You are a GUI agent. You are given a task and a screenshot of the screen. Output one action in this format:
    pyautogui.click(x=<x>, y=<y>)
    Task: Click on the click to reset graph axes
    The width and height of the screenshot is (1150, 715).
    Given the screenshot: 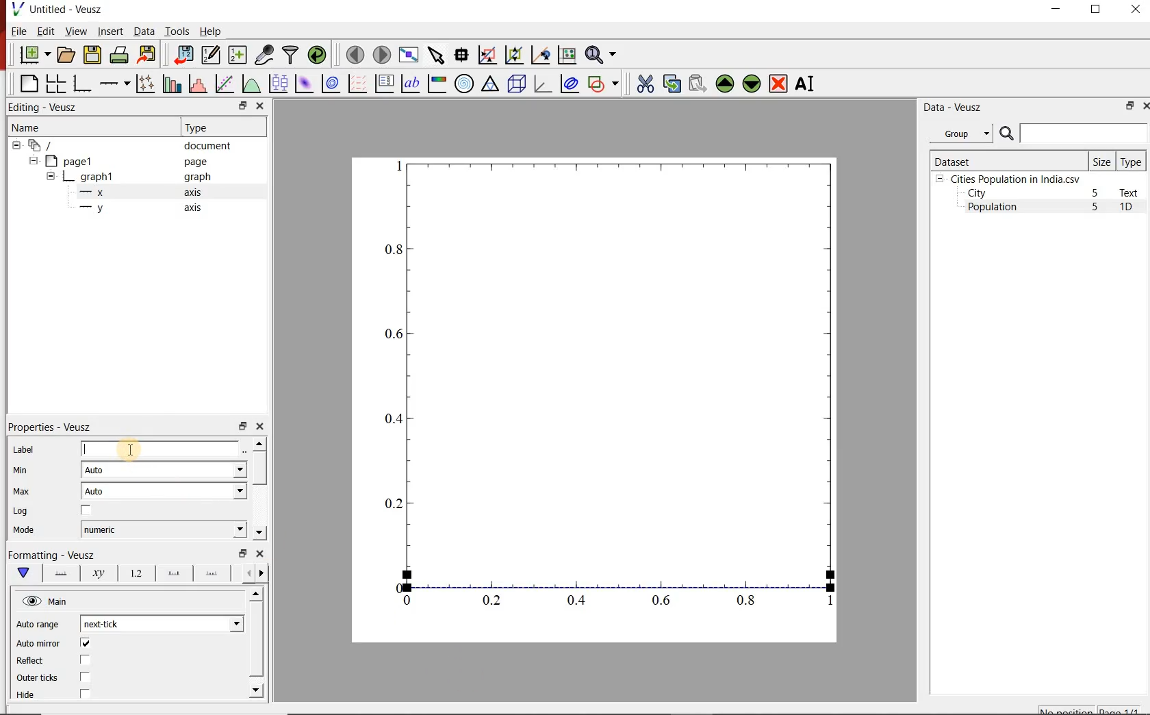 What is the action you would take?
    pyautogui.click(x=567, y=54)
    